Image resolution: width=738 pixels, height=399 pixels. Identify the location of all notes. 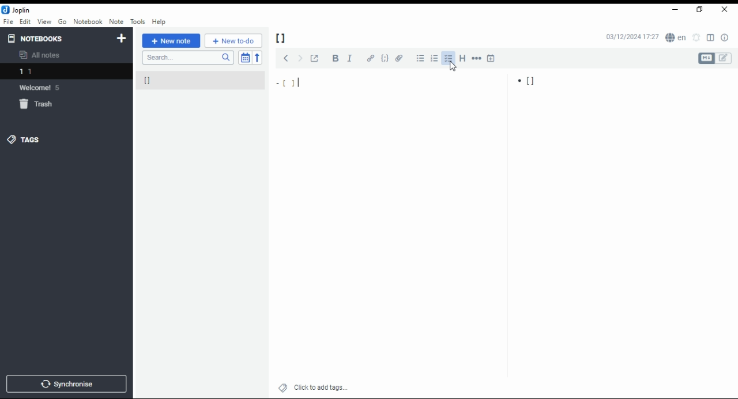
(41, 55).